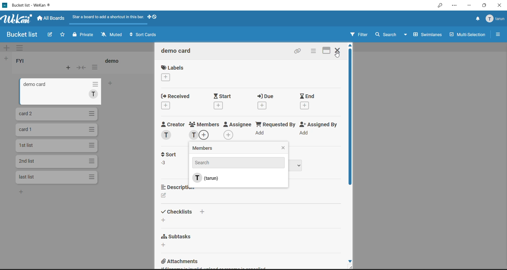 This screenshot has height=270, width=507. I want to click on settings and more, so click(454, 6).